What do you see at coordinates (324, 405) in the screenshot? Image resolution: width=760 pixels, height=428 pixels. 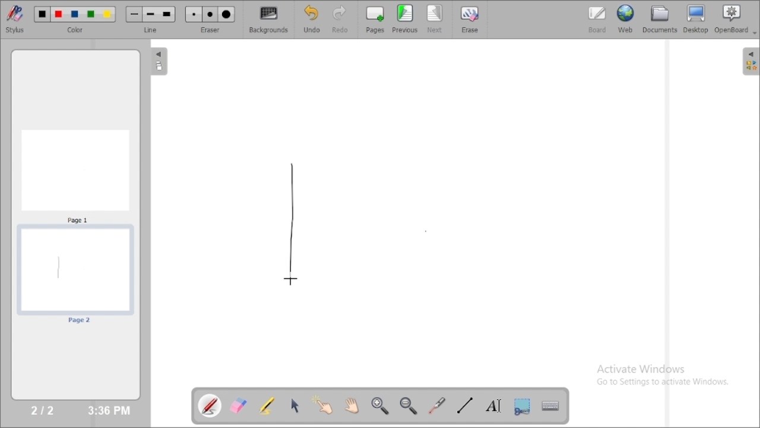 I see `interact with items` at bounding box center [324, 405].